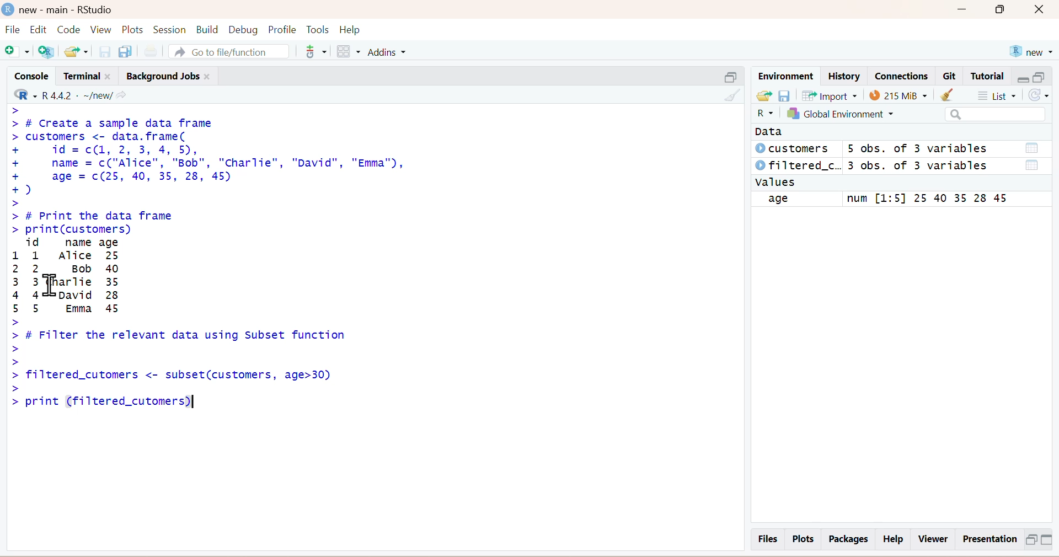 This screenshot has height=557, width=1059. Describe the element at coordinates (318, 28) in the screenshot. I see `Tools` at that location.